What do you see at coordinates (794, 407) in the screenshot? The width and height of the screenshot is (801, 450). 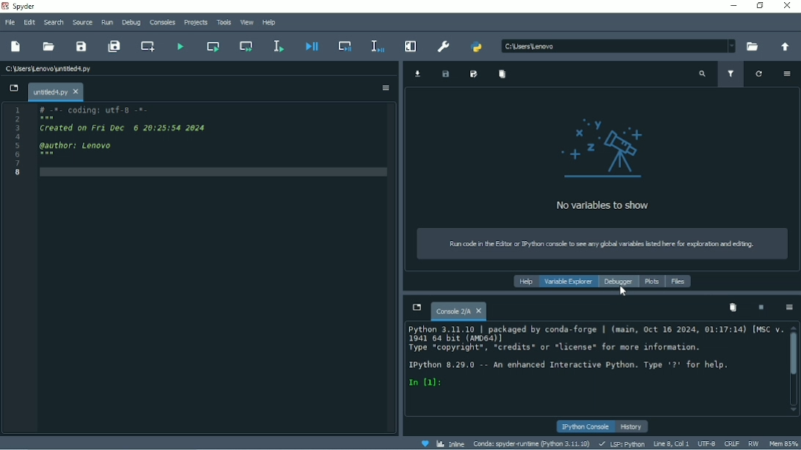 I see `scroll down` at bounding box center [794, 407].